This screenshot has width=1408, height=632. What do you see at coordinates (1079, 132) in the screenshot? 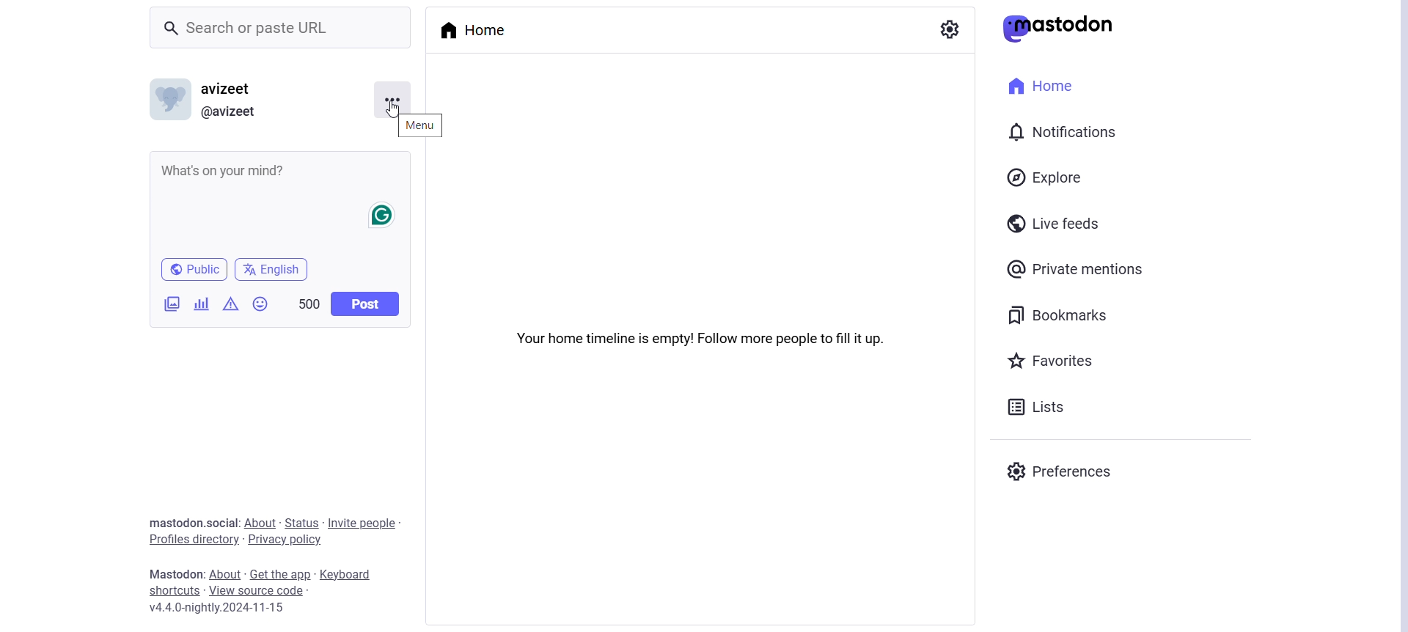
I see `Notification` at bounding box center [1079, 132].